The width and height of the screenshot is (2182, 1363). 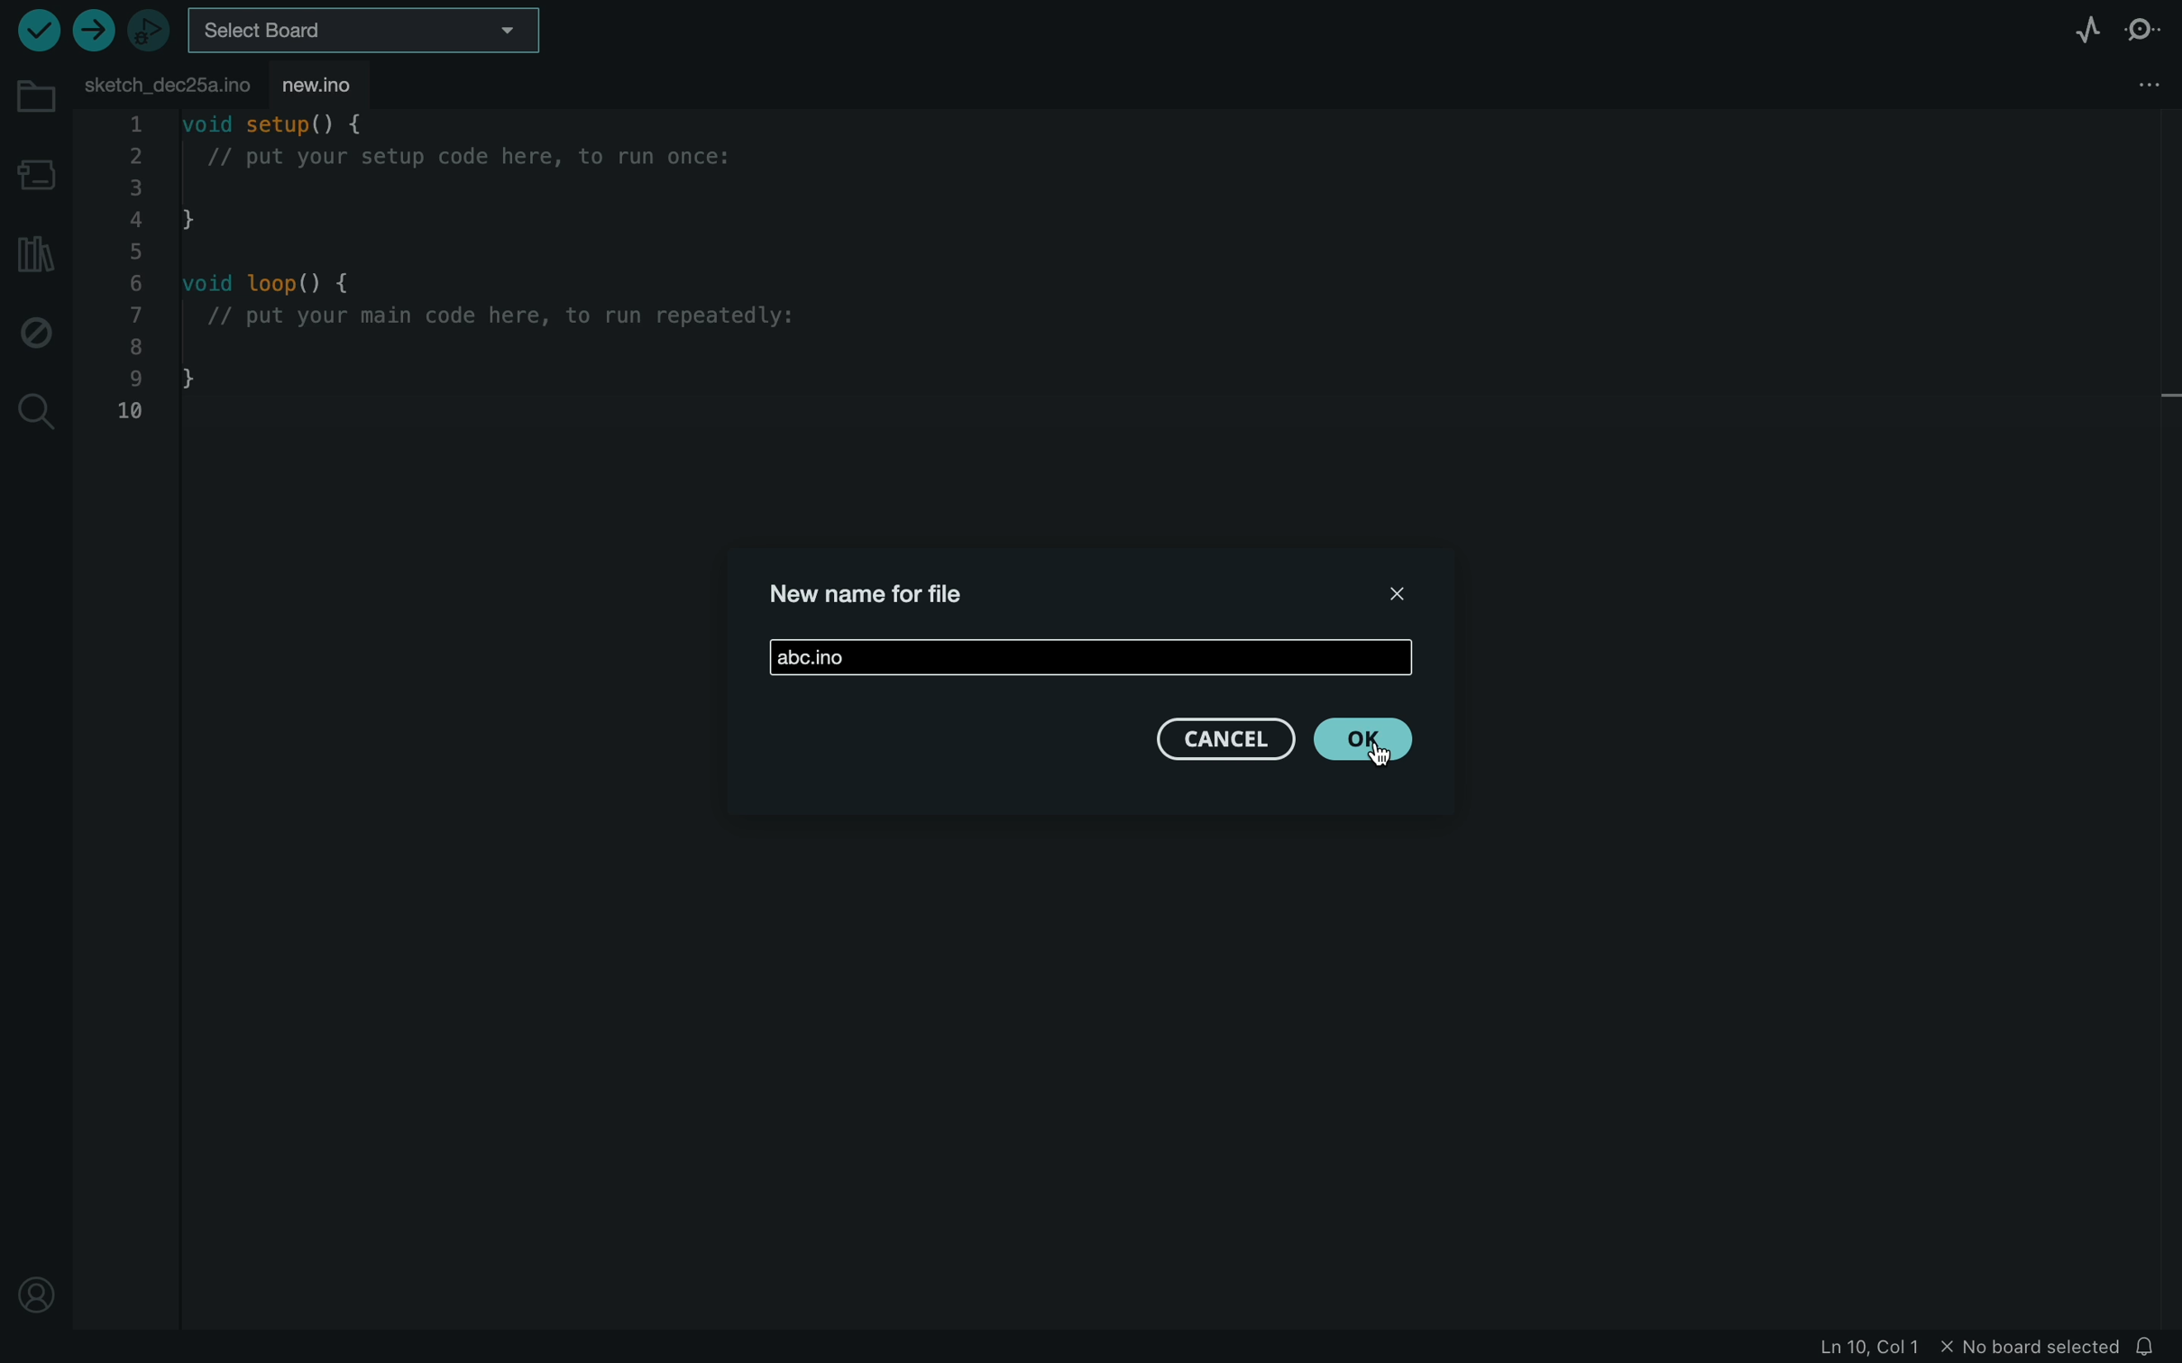 What do you see at coordinates (337, 84) in the screenshot?
I see `new` at bounding box center [337, 84].